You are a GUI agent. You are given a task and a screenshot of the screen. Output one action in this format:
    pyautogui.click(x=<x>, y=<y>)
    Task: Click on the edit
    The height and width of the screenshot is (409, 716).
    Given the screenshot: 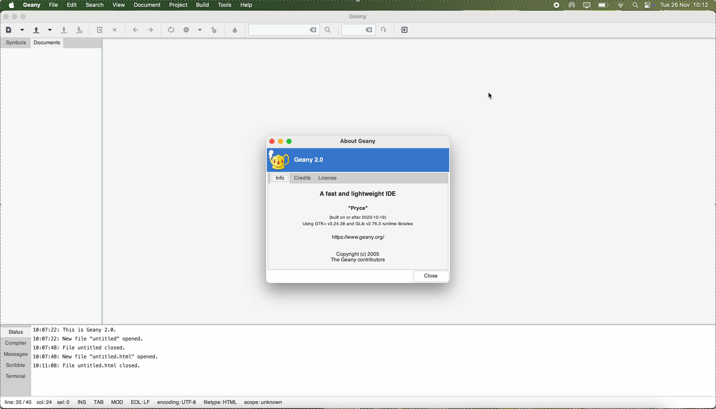 What is the action you would take?
    pyautogui.click(x=73, y=5)
    